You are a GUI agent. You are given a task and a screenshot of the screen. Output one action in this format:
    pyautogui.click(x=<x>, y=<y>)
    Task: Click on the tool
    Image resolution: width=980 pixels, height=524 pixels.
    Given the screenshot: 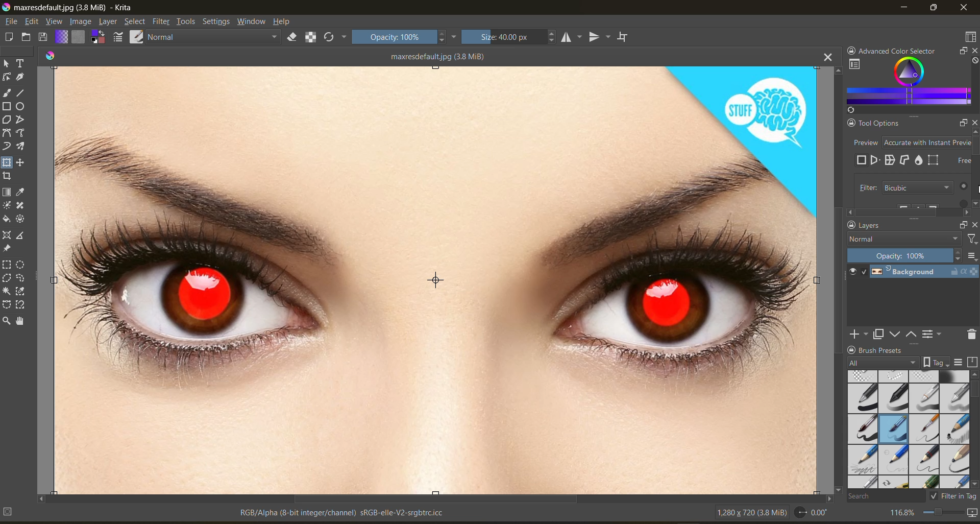 What is the action you would take?
    pyautogui.click(x=21, y=107)
    